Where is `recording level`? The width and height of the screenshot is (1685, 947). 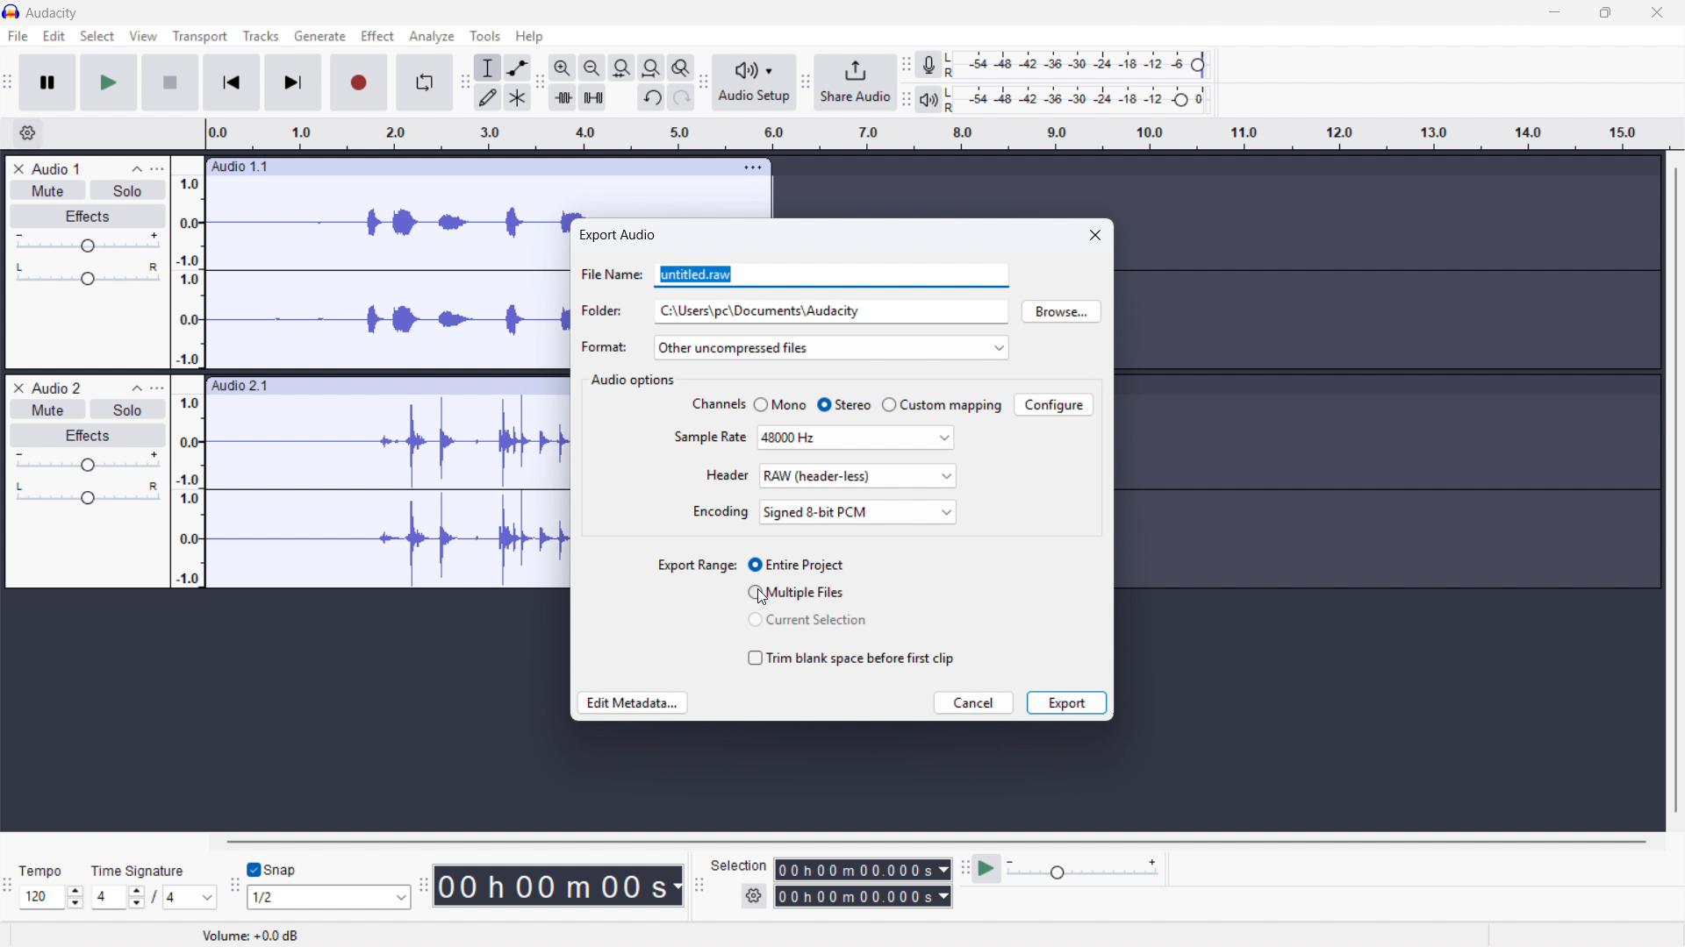 recording level is located at coordinates (1080, 65).